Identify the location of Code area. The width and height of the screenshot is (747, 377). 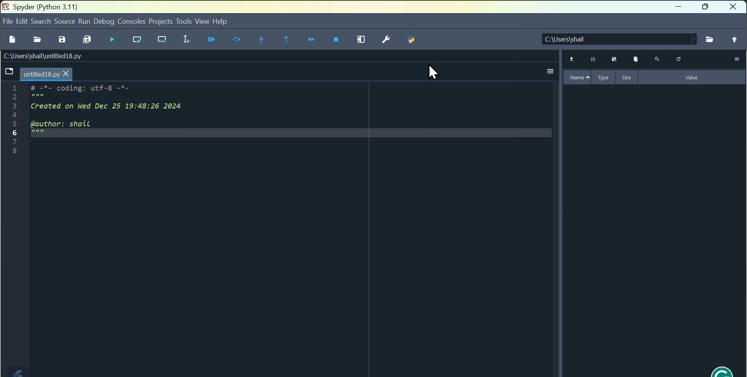
(196, 128).